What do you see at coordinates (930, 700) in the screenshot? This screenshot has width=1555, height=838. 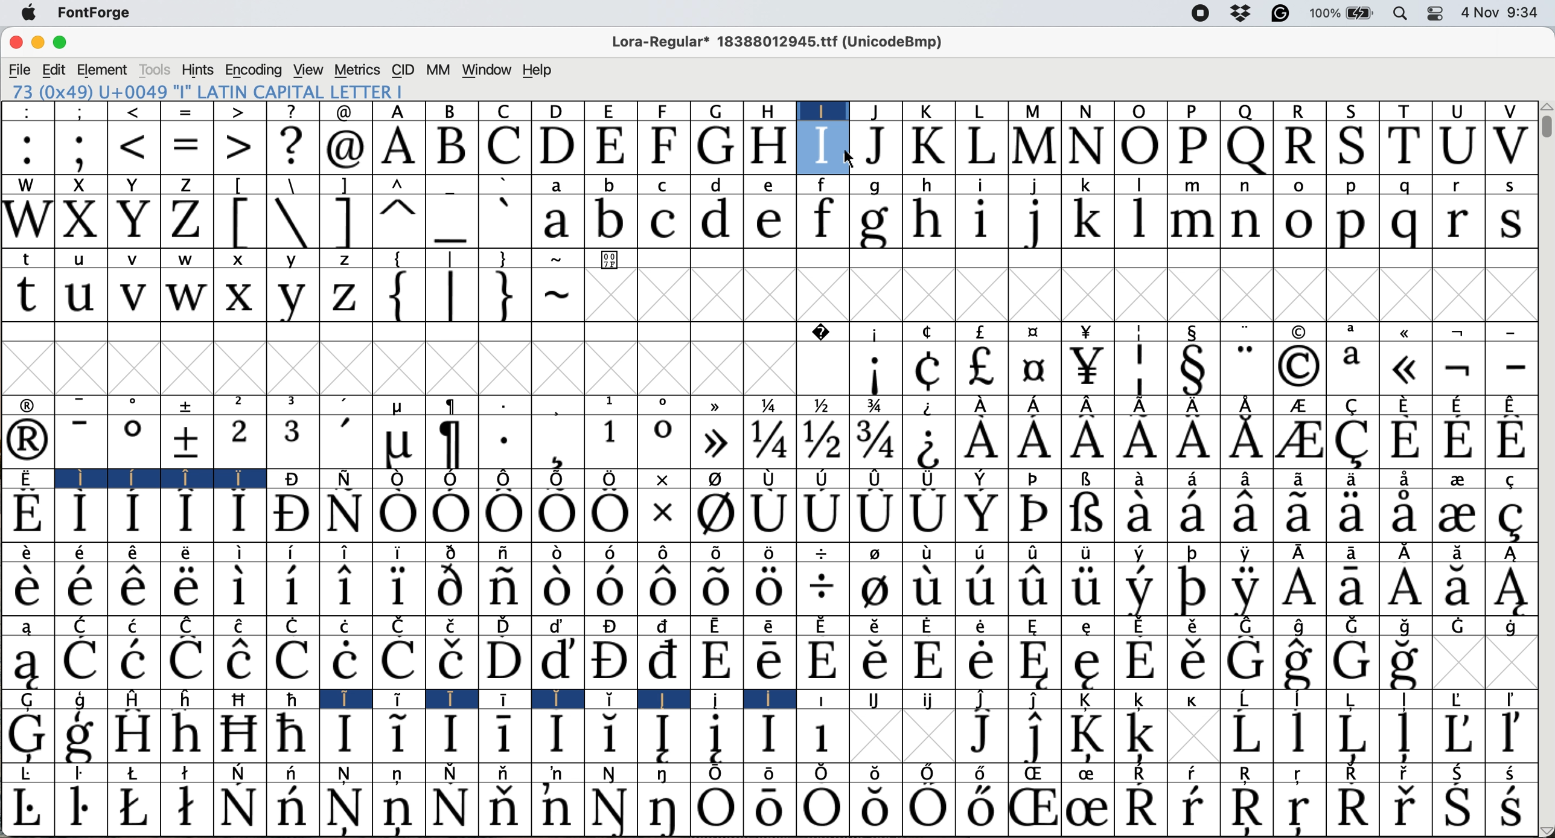 I see `Symbol` at bounding box center [930, 700].